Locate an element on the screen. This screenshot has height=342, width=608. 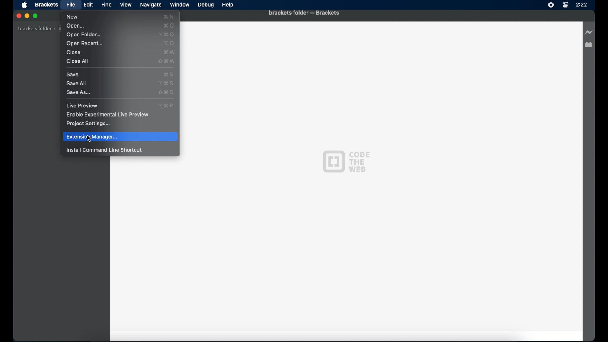
new is located at coordinates (72, 17).